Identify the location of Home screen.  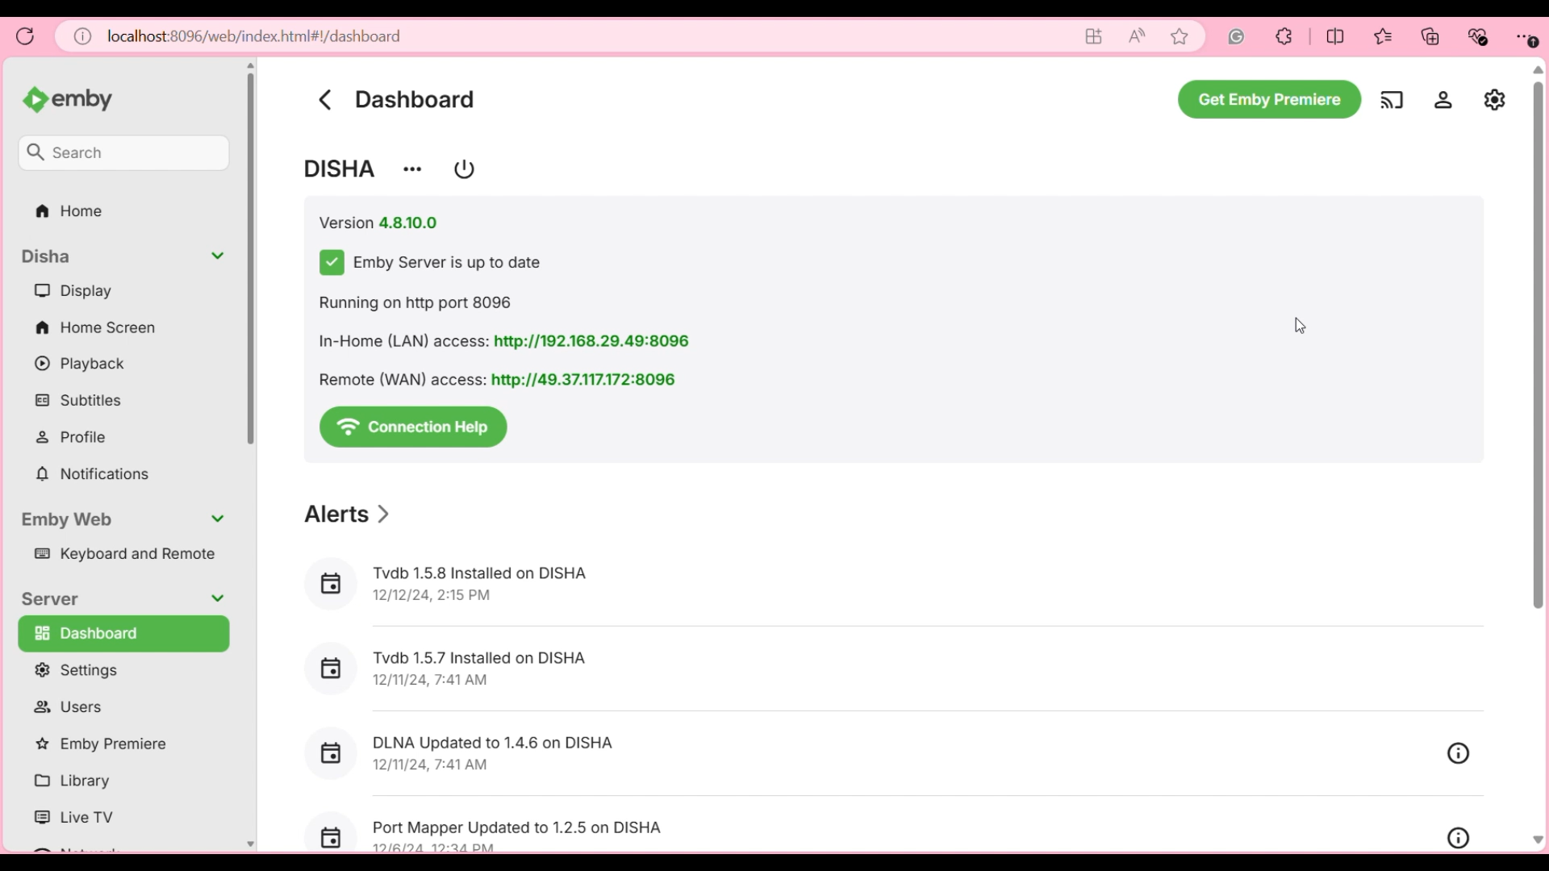
(118, 327).